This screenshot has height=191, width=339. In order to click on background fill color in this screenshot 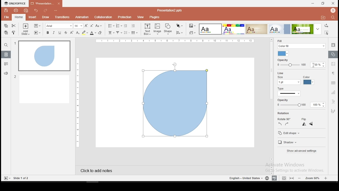, I will do `click(284, 54)`.